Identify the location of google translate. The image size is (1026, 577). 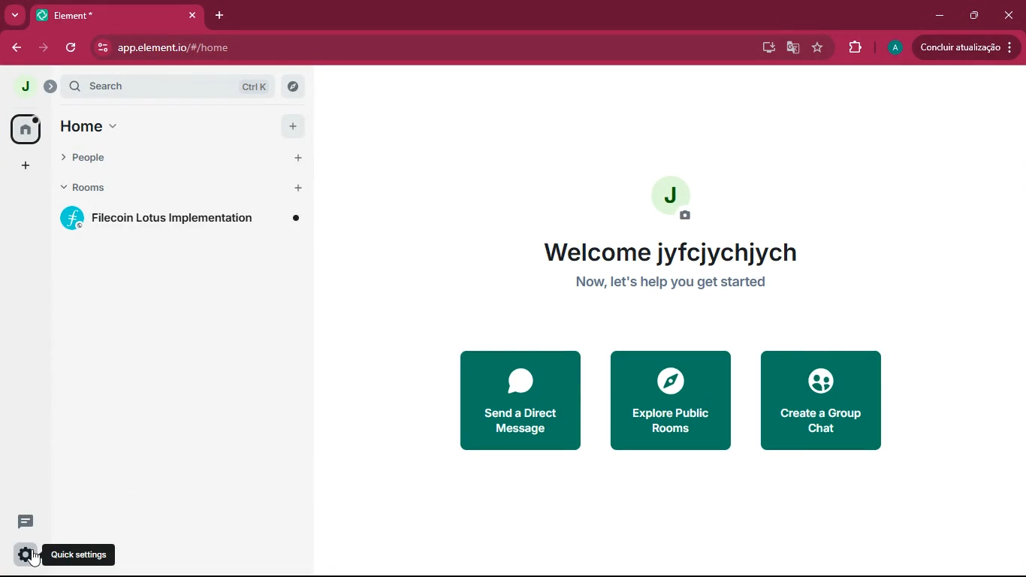
(792, 50).